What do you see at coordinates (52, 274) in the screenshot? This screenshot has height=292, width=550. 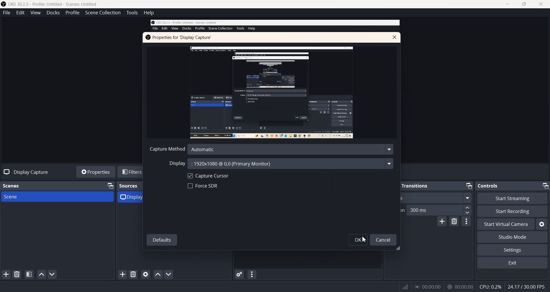 I see `Move Scene Down` at bounding box center [52, 274].